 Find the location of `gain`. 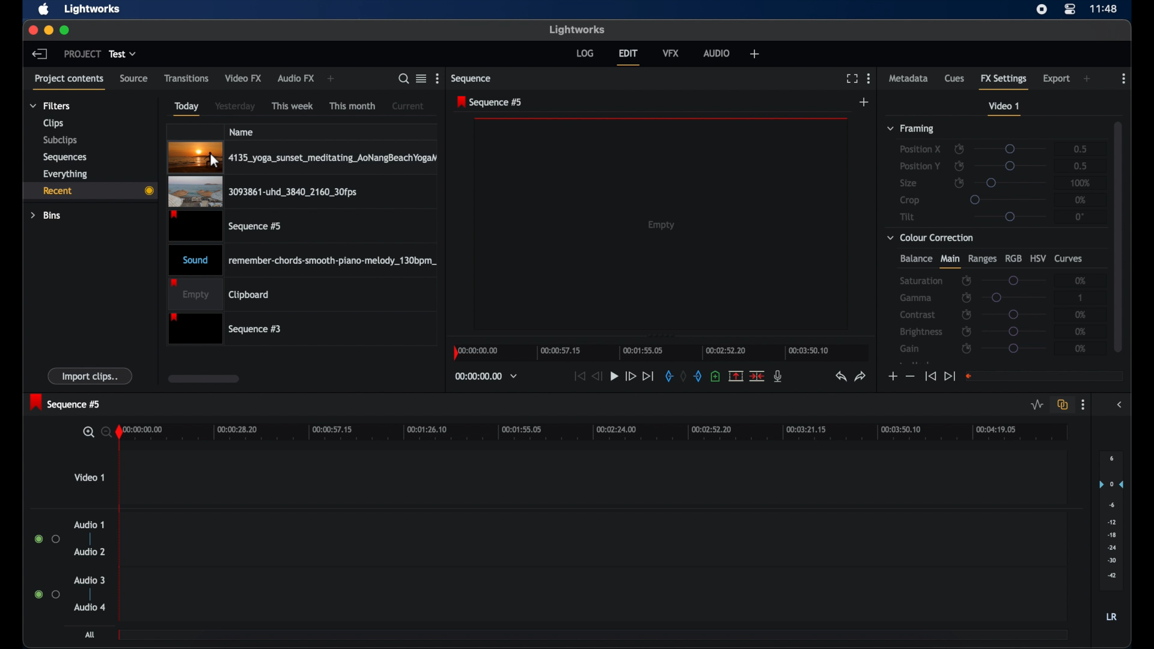

gain is located at coordinates (909, 349).